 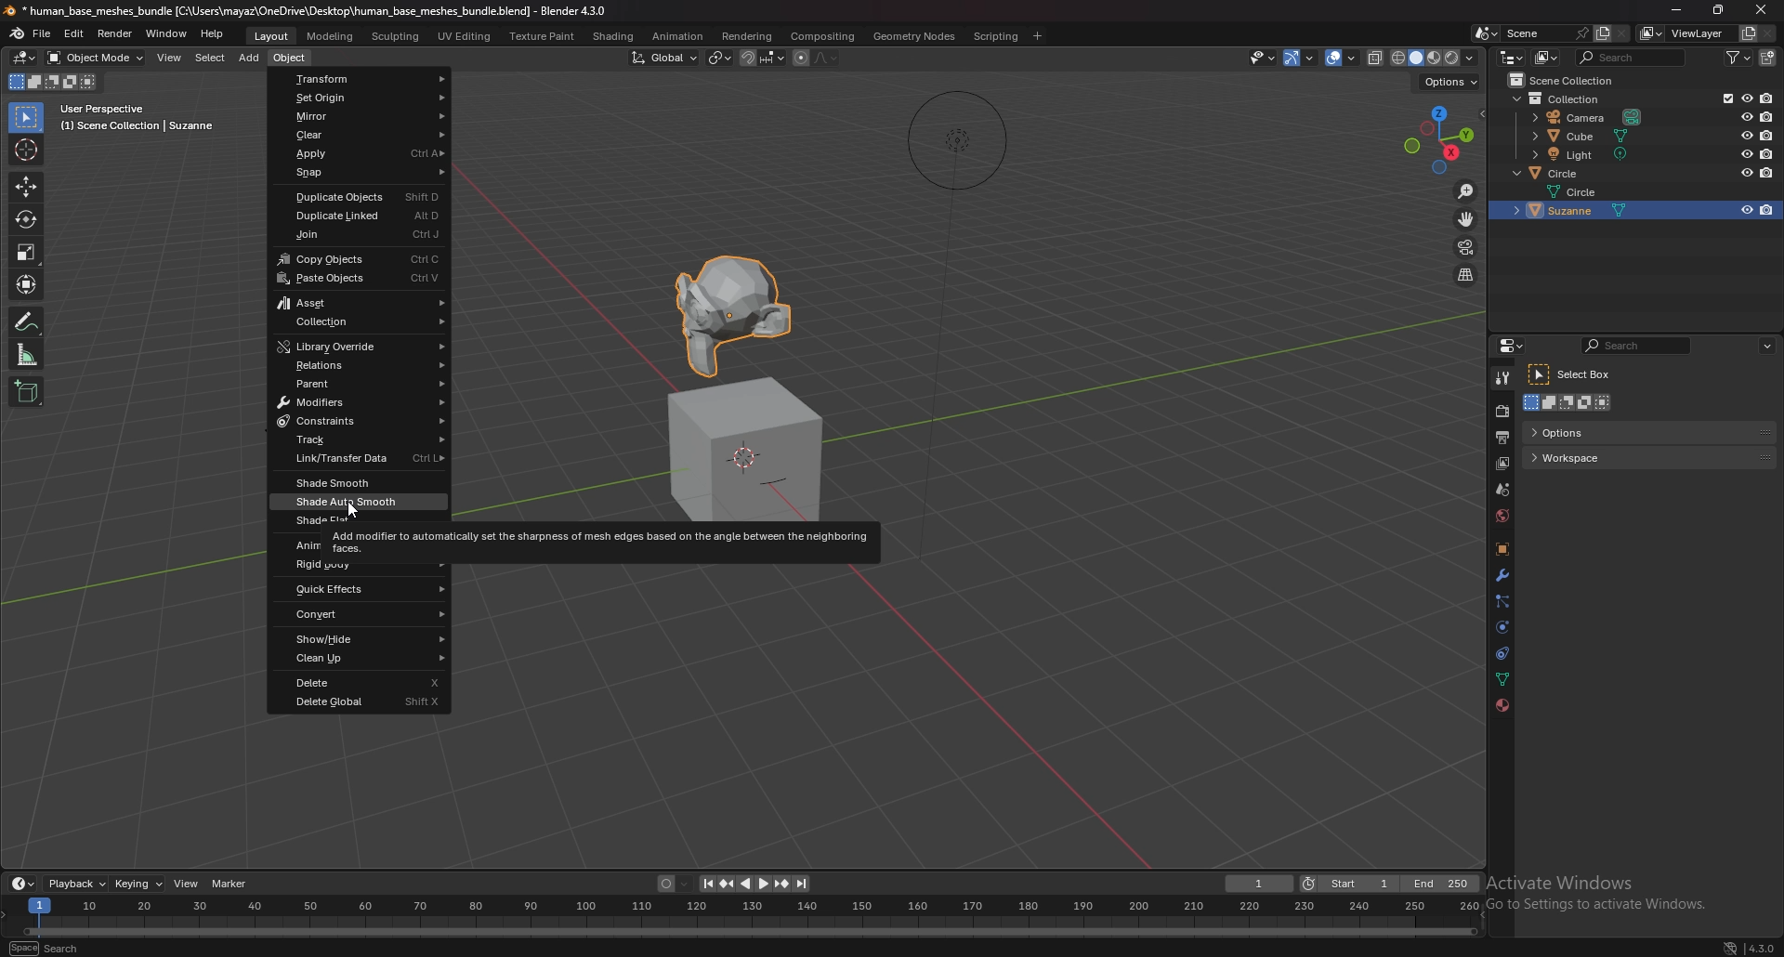 I want to click on link data, so click(x=358, y=462).